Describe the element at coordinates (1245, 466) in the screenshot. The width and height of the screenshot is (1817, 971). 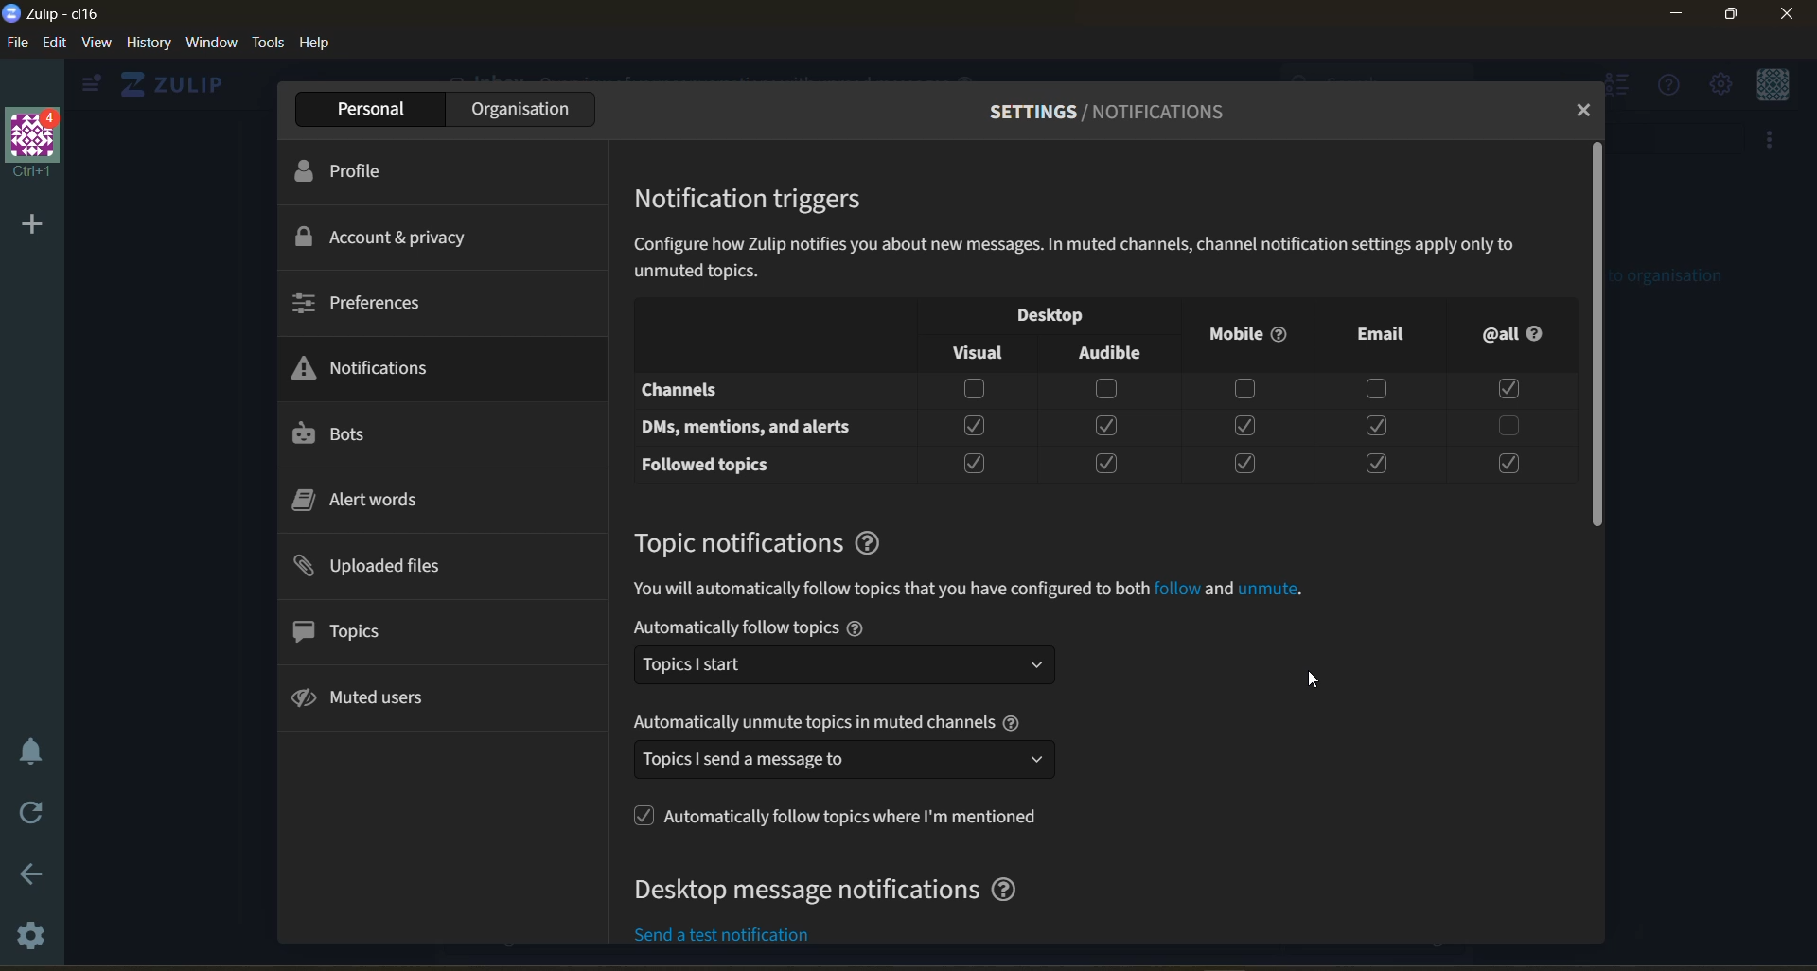
I see `Checkbox` at that location.